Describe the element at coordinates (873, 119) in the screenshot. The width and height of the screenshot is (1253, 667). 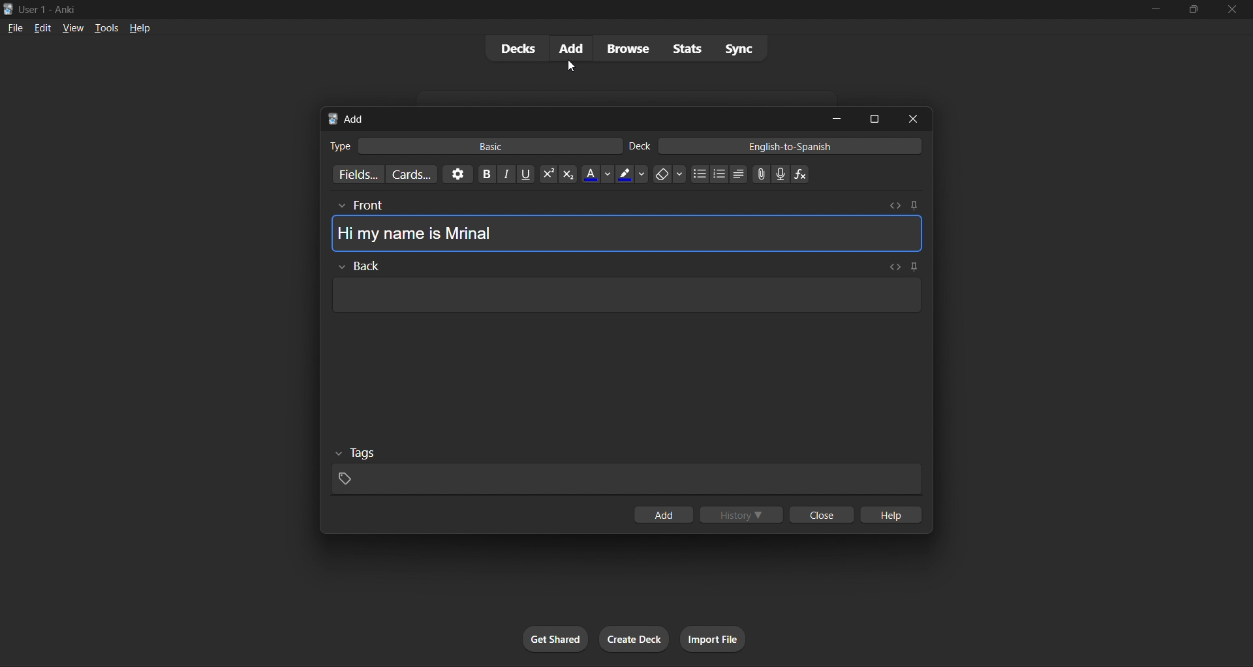
I see `maximize` at that location.